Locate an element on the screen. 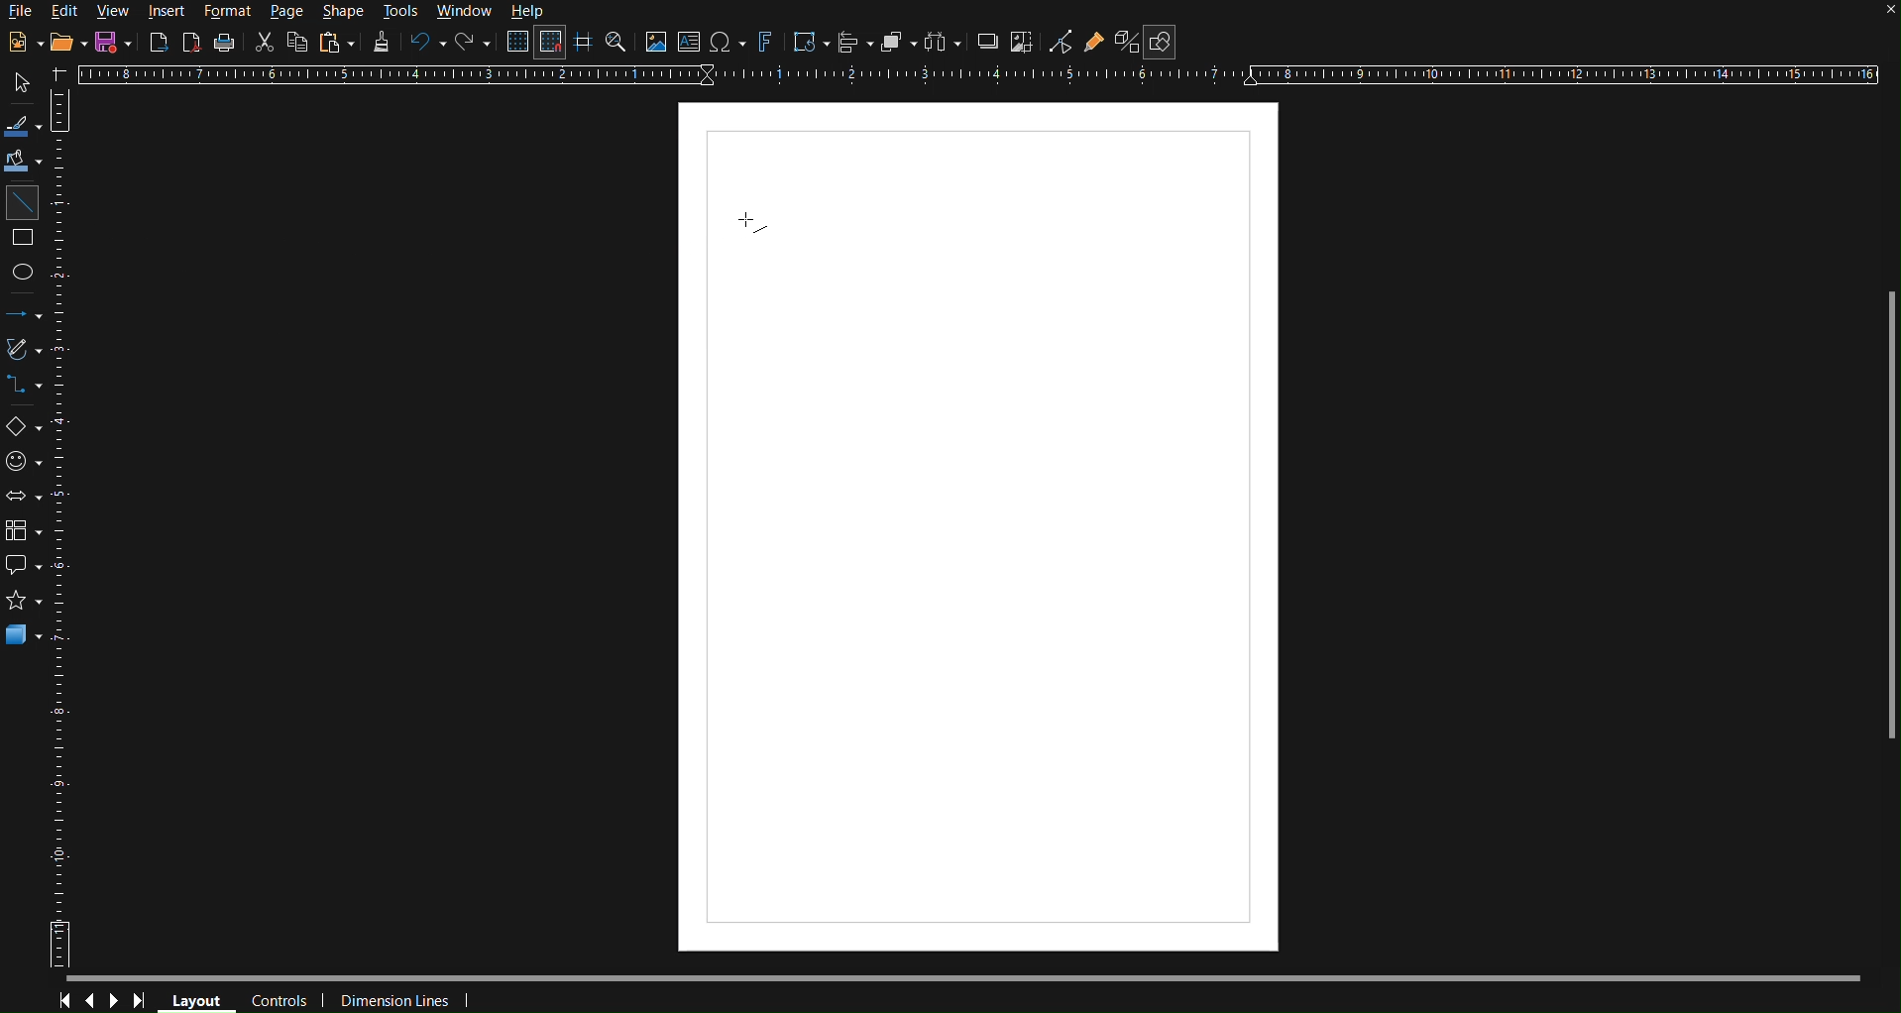 The width and height of the screenshot is (1901, 1013). Shape is located at coordinates (345, 12).